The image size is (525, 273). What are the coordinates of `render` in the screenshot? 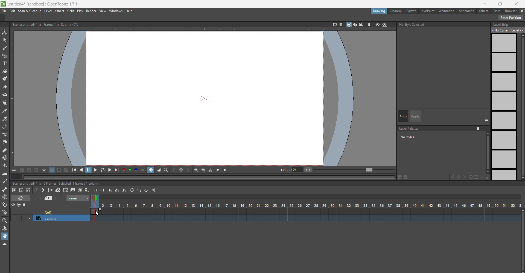 It's located at (92, 11).